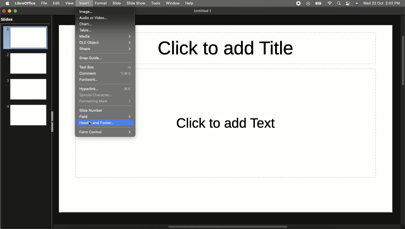 This screenshot has height=229, width=405. Describe the element at coordinates (383, 3) in the screenshot. I see `Date/time` at that location.